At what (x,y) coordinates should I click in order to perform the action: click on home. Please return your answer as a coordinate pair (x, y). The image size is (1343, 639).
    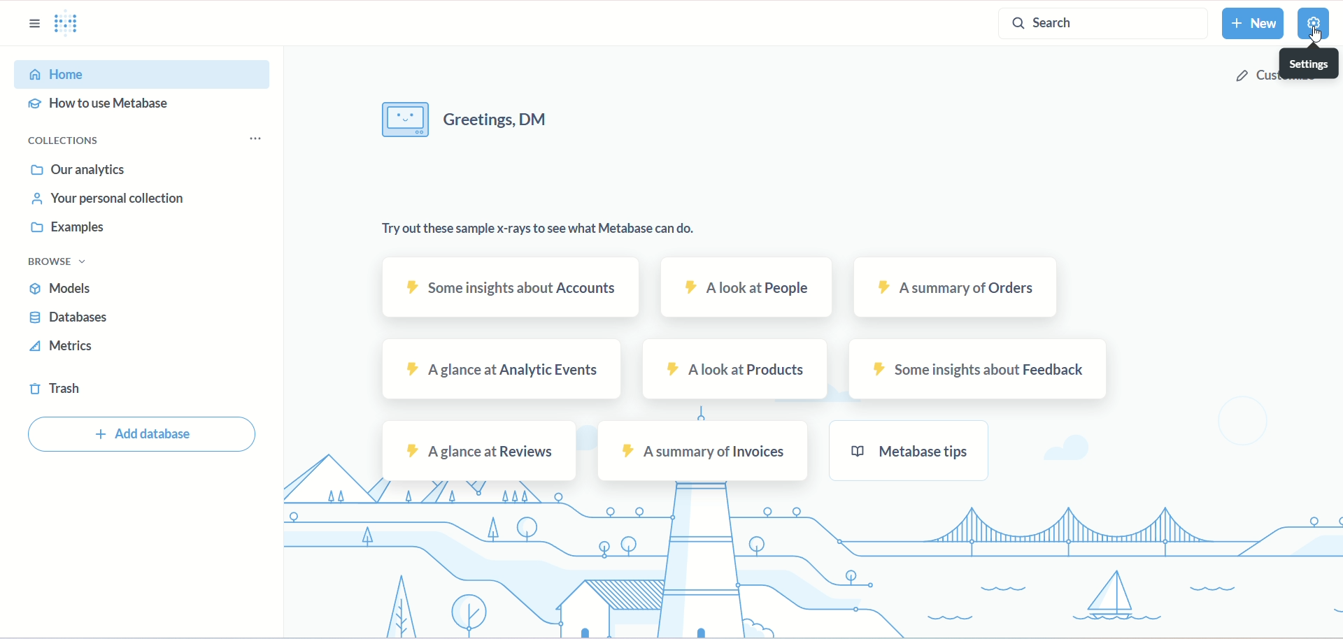
    Looking at the image, I should click on (145, 73).